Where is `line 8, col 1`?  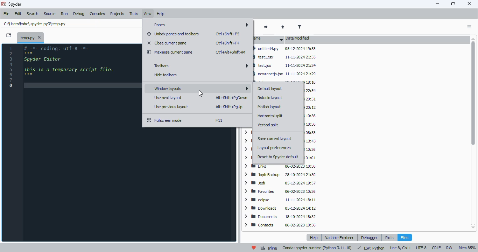
line 8, col 1 is located at coordinates (401, 248).